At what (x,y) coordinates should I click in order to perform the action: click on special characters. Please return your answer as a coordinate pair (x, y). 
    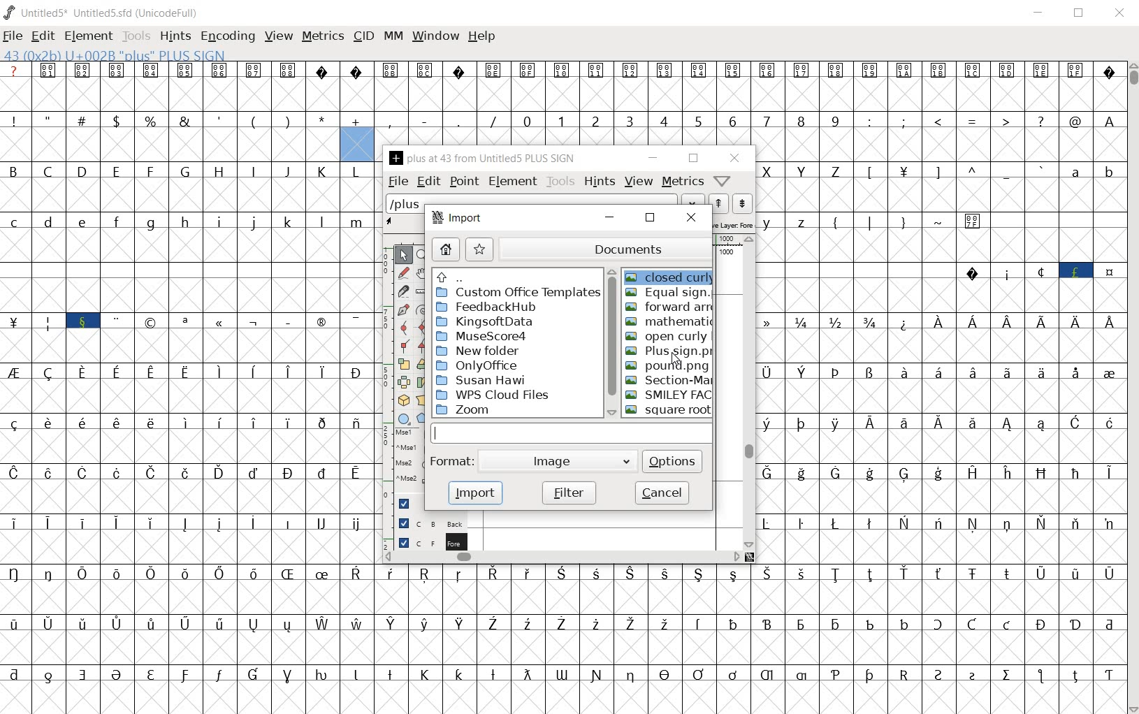
    Looking at the image, I should click on (822, 387).